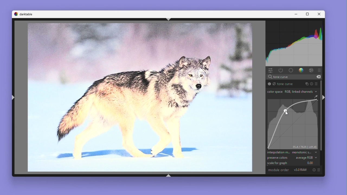 The image size is (347, 195). Describe the element at coordinates (296, 14) in the screenshot. I see `Minimise` at that location.